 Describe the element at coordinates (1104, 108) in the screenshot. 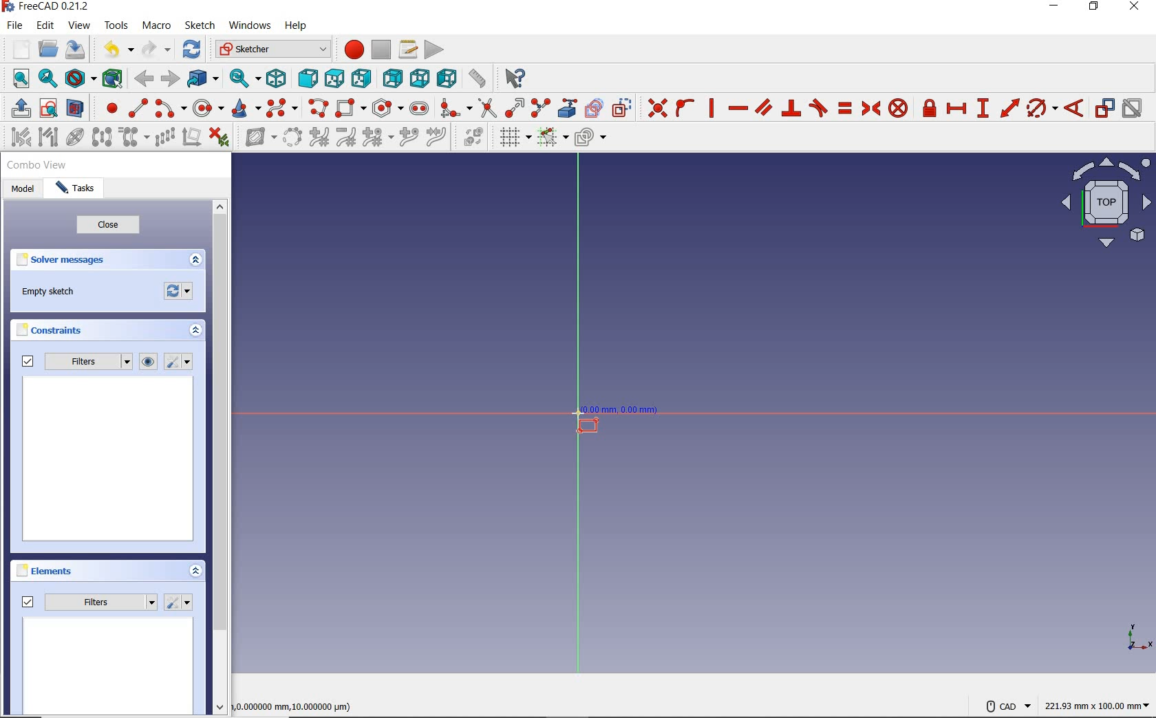

I see `toggle driving constraint` at that location.